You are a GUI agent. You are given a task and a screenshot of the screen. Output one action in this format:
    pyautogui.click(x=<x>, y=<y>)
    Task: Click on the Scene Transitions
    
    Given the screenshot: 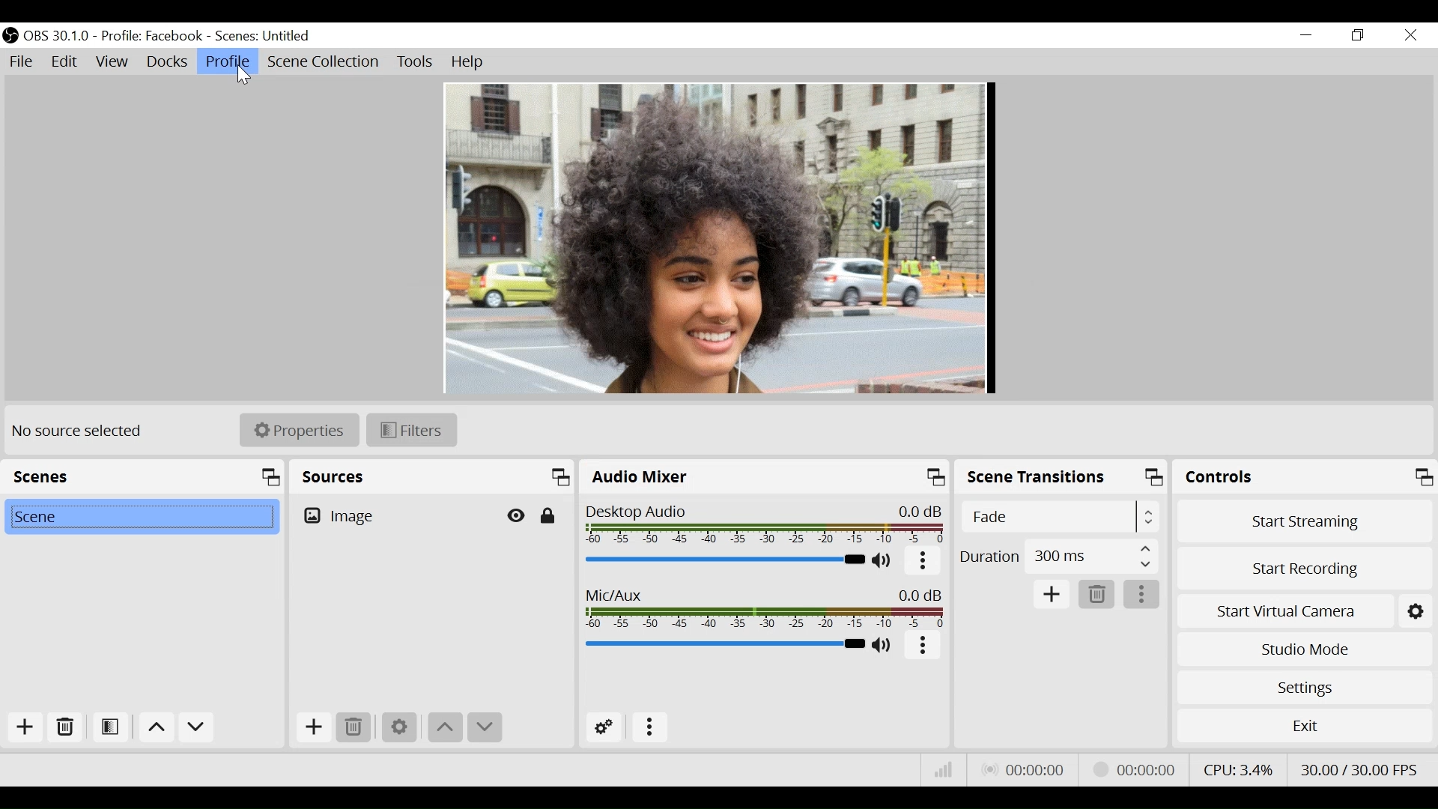 What is the action you would take?
    pyautogui.click(x=1062, y=479)
    